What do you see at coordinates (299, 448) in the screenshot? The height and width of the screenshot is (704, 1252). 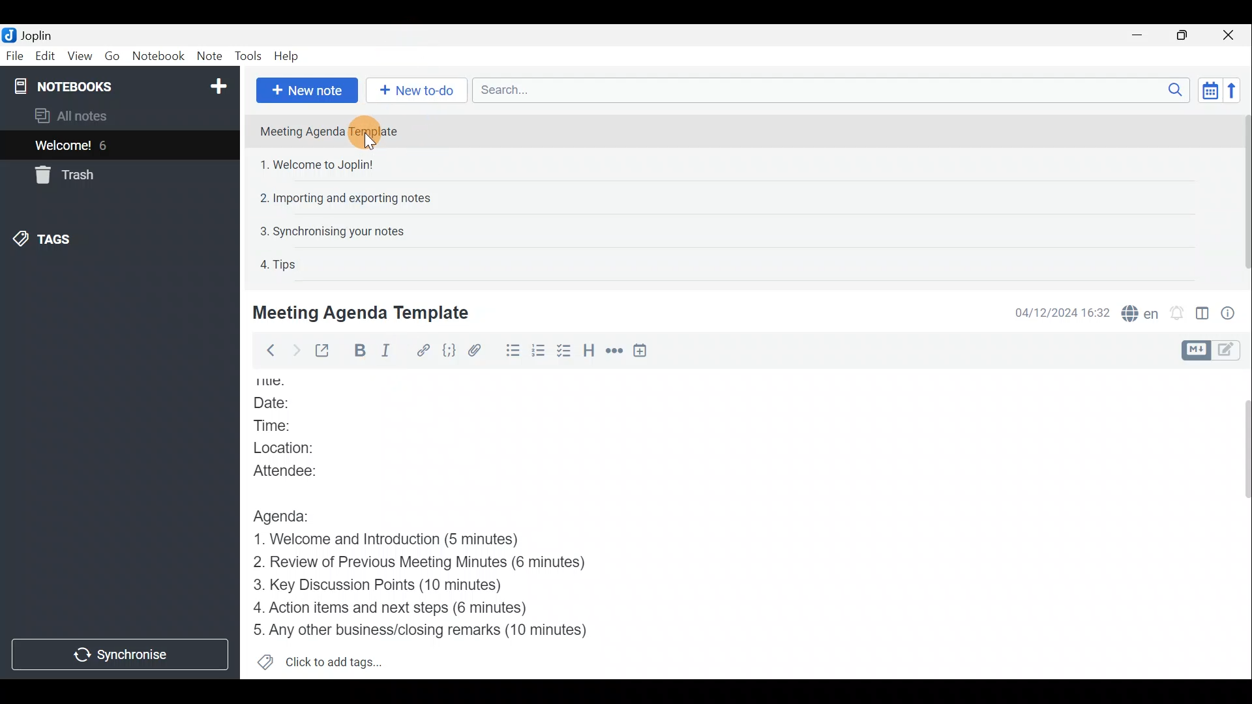 I see `Location:` at bounding box center [299, 448].